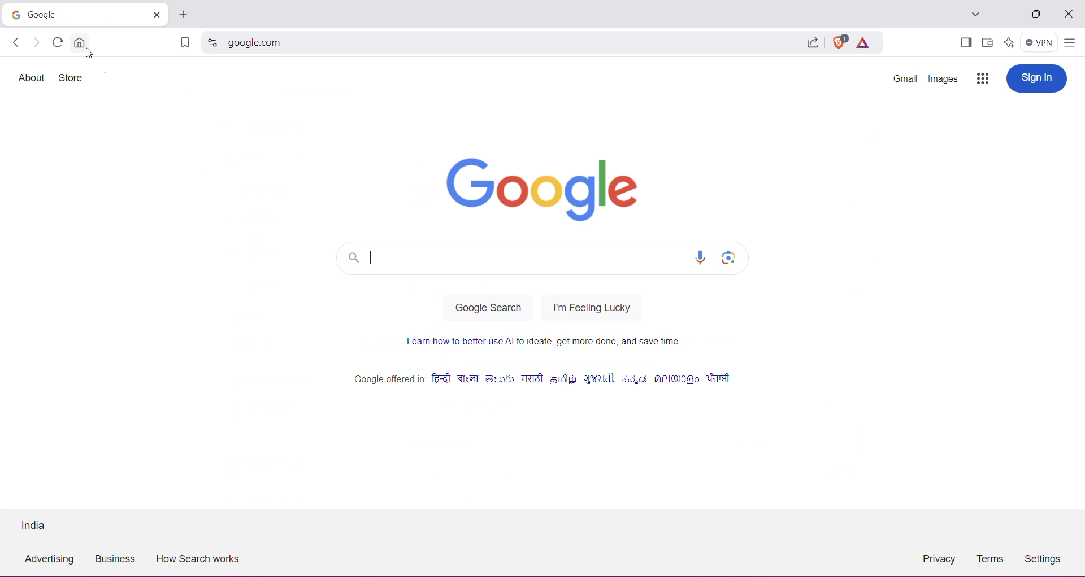 Image resolution: width=1085 pixels, height=577 pixels. What do you see at coordinates (56, 42) in the screenshot?
I see `Reload this page` at bounding box center [56, 42].